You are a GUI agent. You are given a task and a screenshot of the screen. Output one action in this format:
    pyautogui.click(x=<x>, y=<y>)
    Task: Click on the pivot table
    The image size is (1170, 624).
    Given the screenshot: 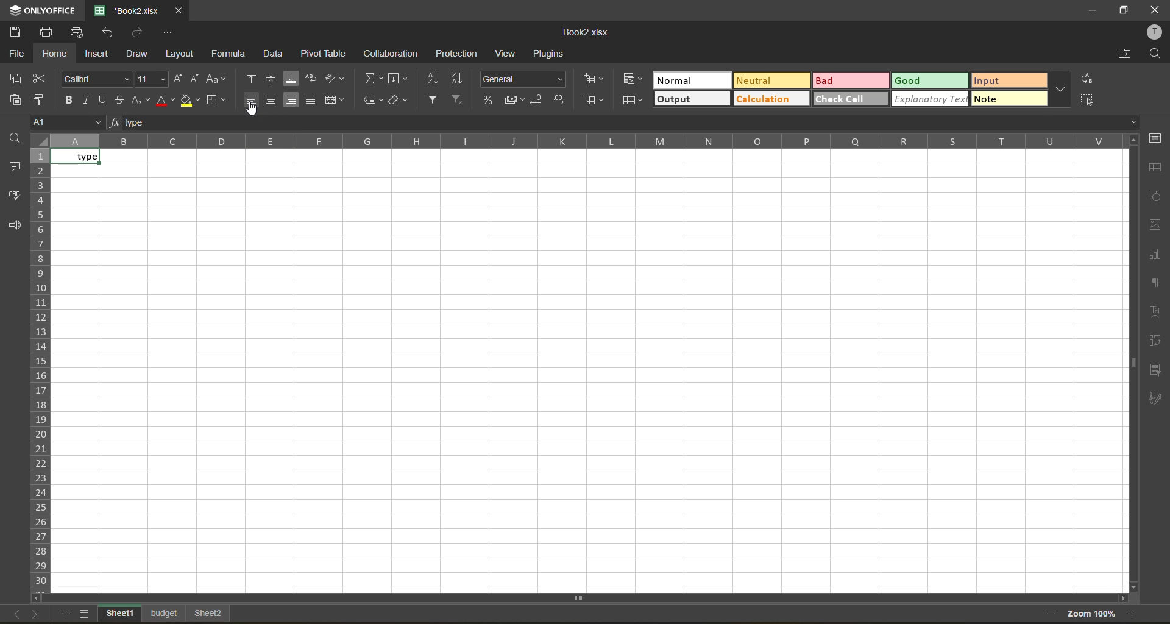 What is the action you would take?
    pyautogui.click(x=324, y=54)
    